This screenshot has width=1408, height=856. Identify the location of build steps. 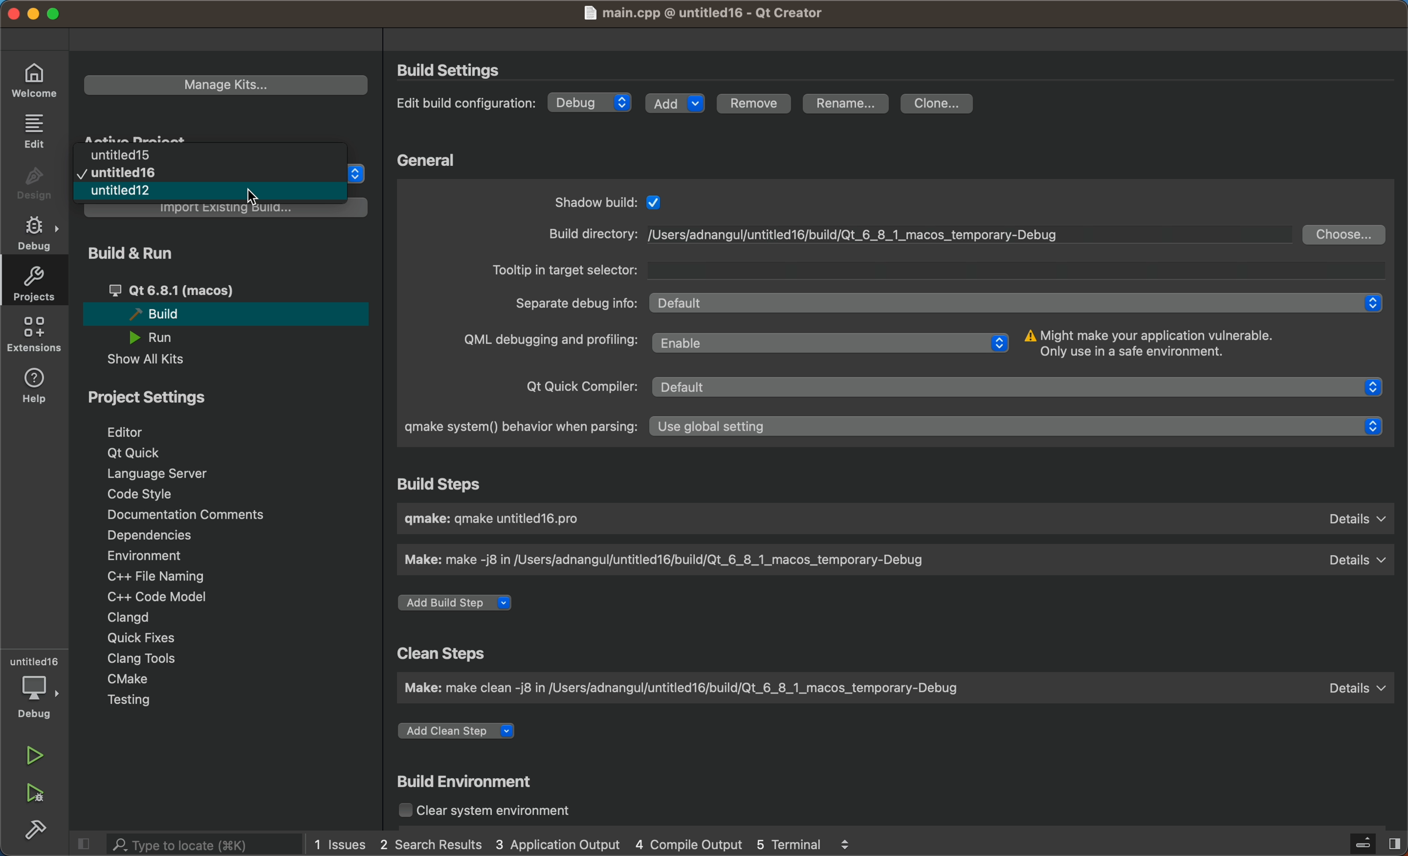
(441, 483).